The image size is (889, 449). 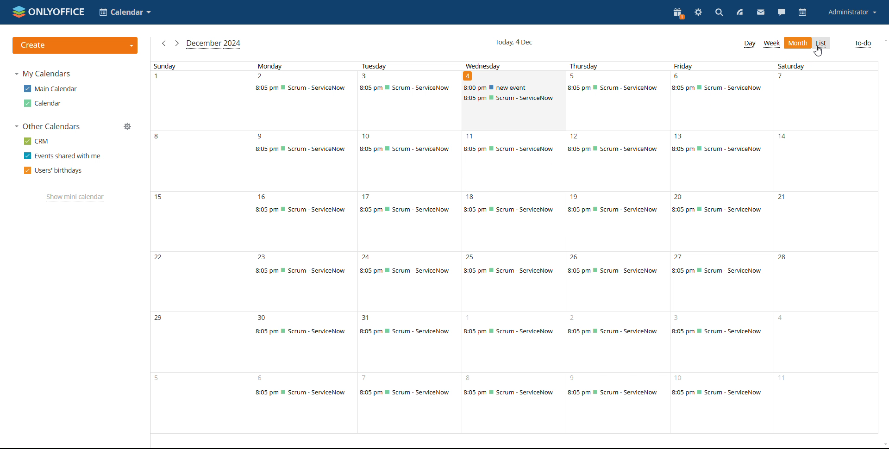 What do you see at coordinates (36, 141) in the screenshot?
I see `crm` at bounding box center [36, 141].